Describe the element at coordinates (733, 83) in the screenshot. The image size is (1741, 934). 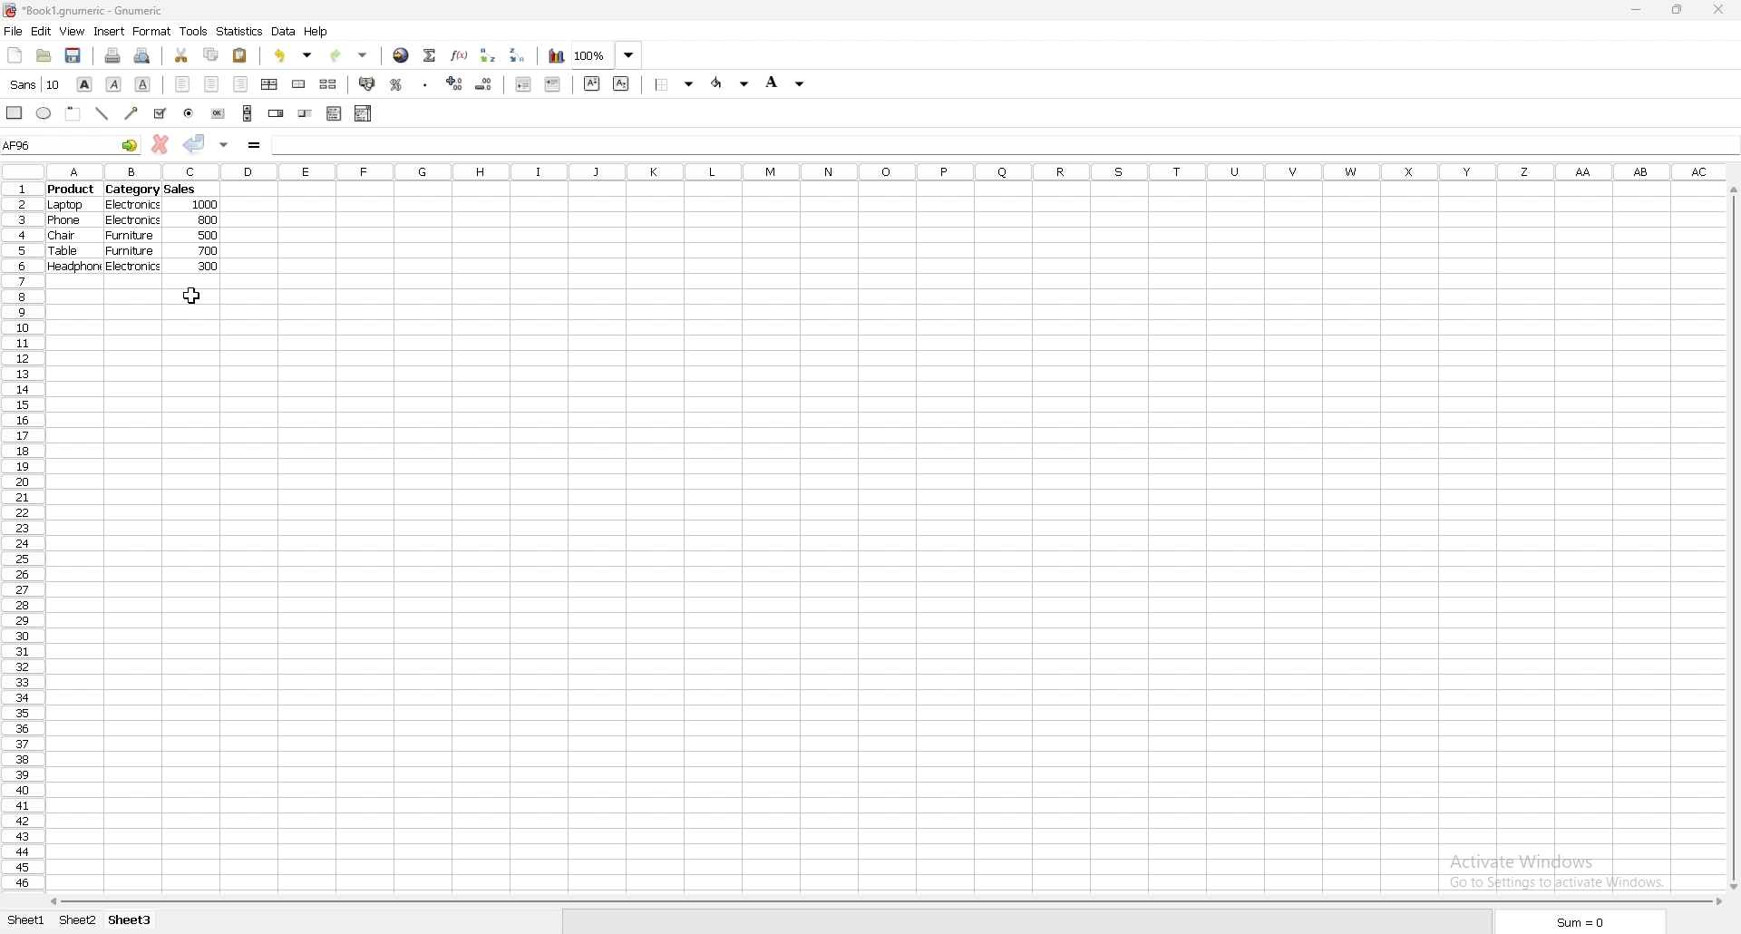
I see `foreground` at that location.